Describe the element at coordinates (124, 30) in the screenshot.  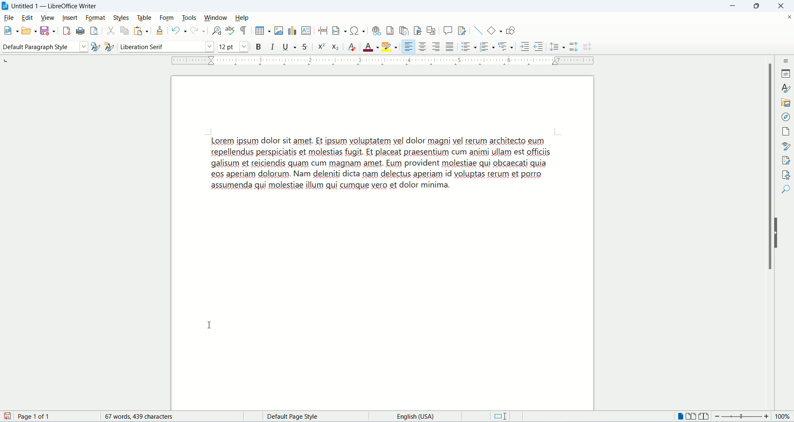
I see `copy` at that location.